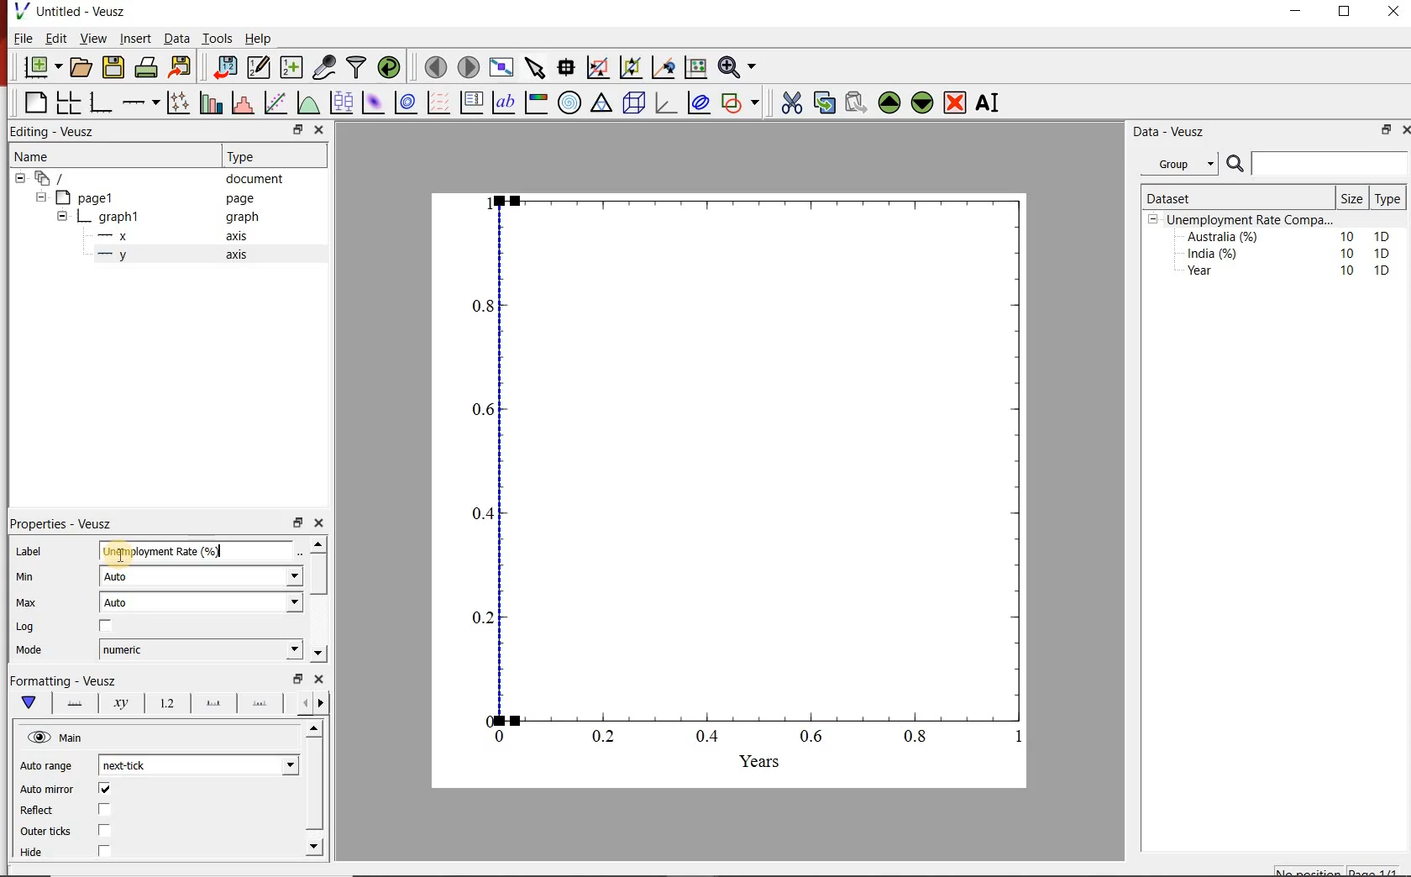  Describe the element at coordinates (1153, 220) in the screenshot. I see `collpase` at that location.